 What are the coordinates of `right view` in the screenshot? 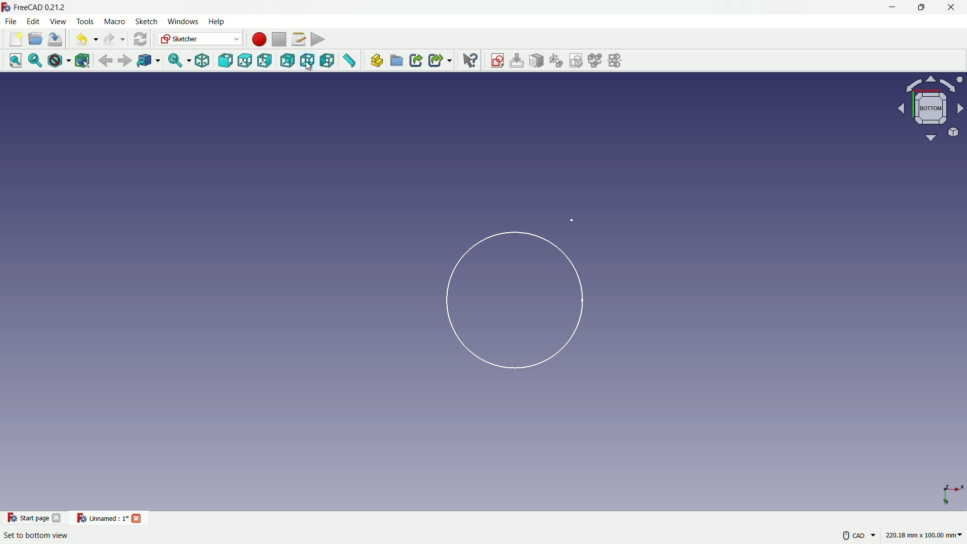 It's located at (264, 61).